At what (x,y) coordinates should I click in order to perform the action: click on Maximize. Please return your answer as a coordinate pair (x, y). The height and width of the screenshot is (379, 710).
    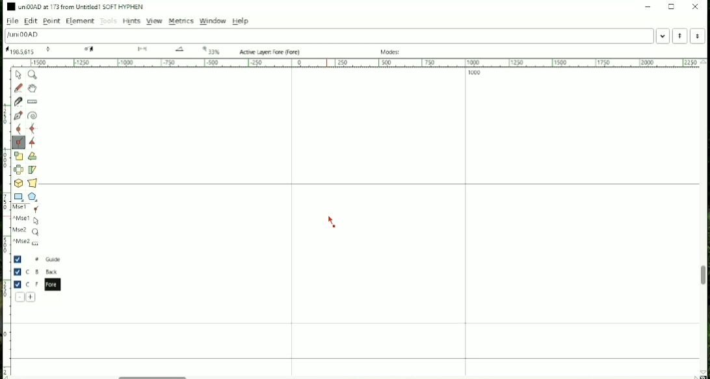
    Looking at the image, I should click on (672, 6).